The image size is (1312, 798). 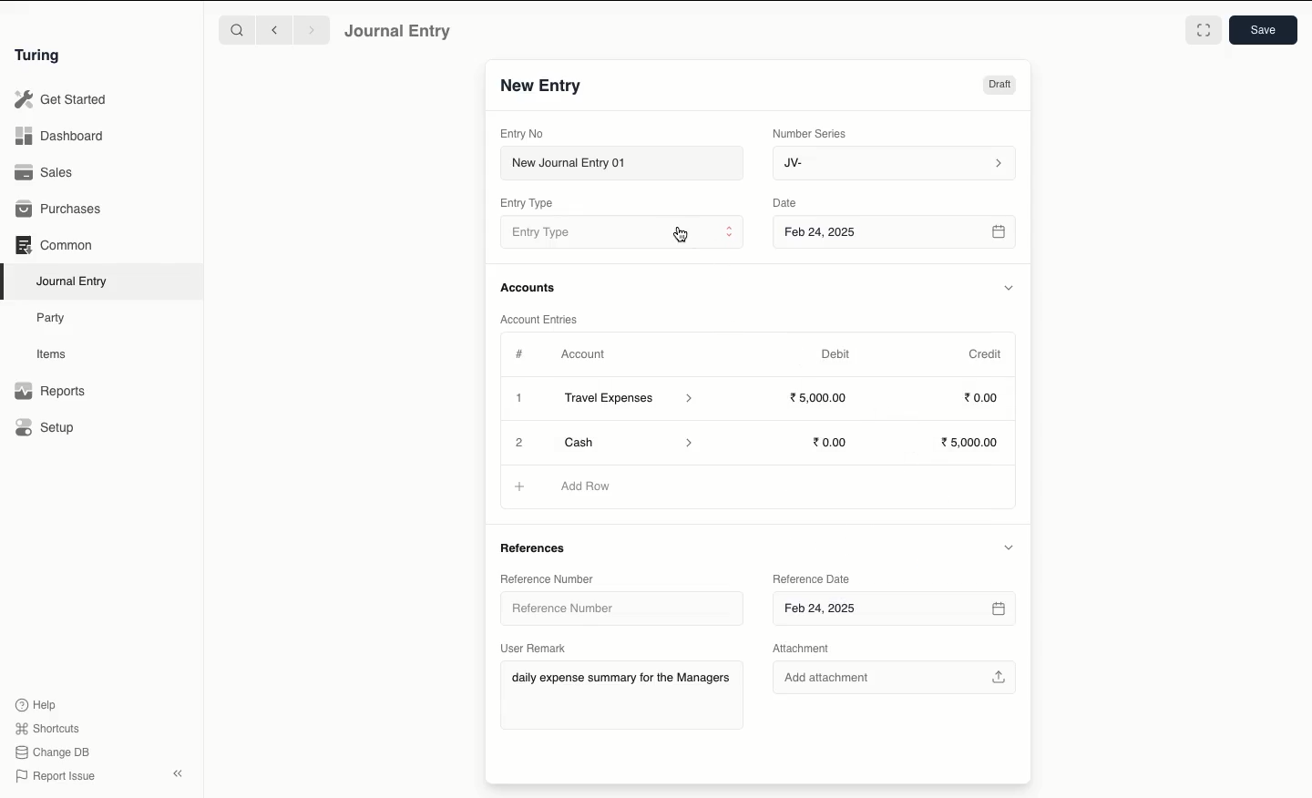 What do you see at coordinates (521, 353) in the screenshot?
I see `Hashtag` at bounding box center [521, 353].